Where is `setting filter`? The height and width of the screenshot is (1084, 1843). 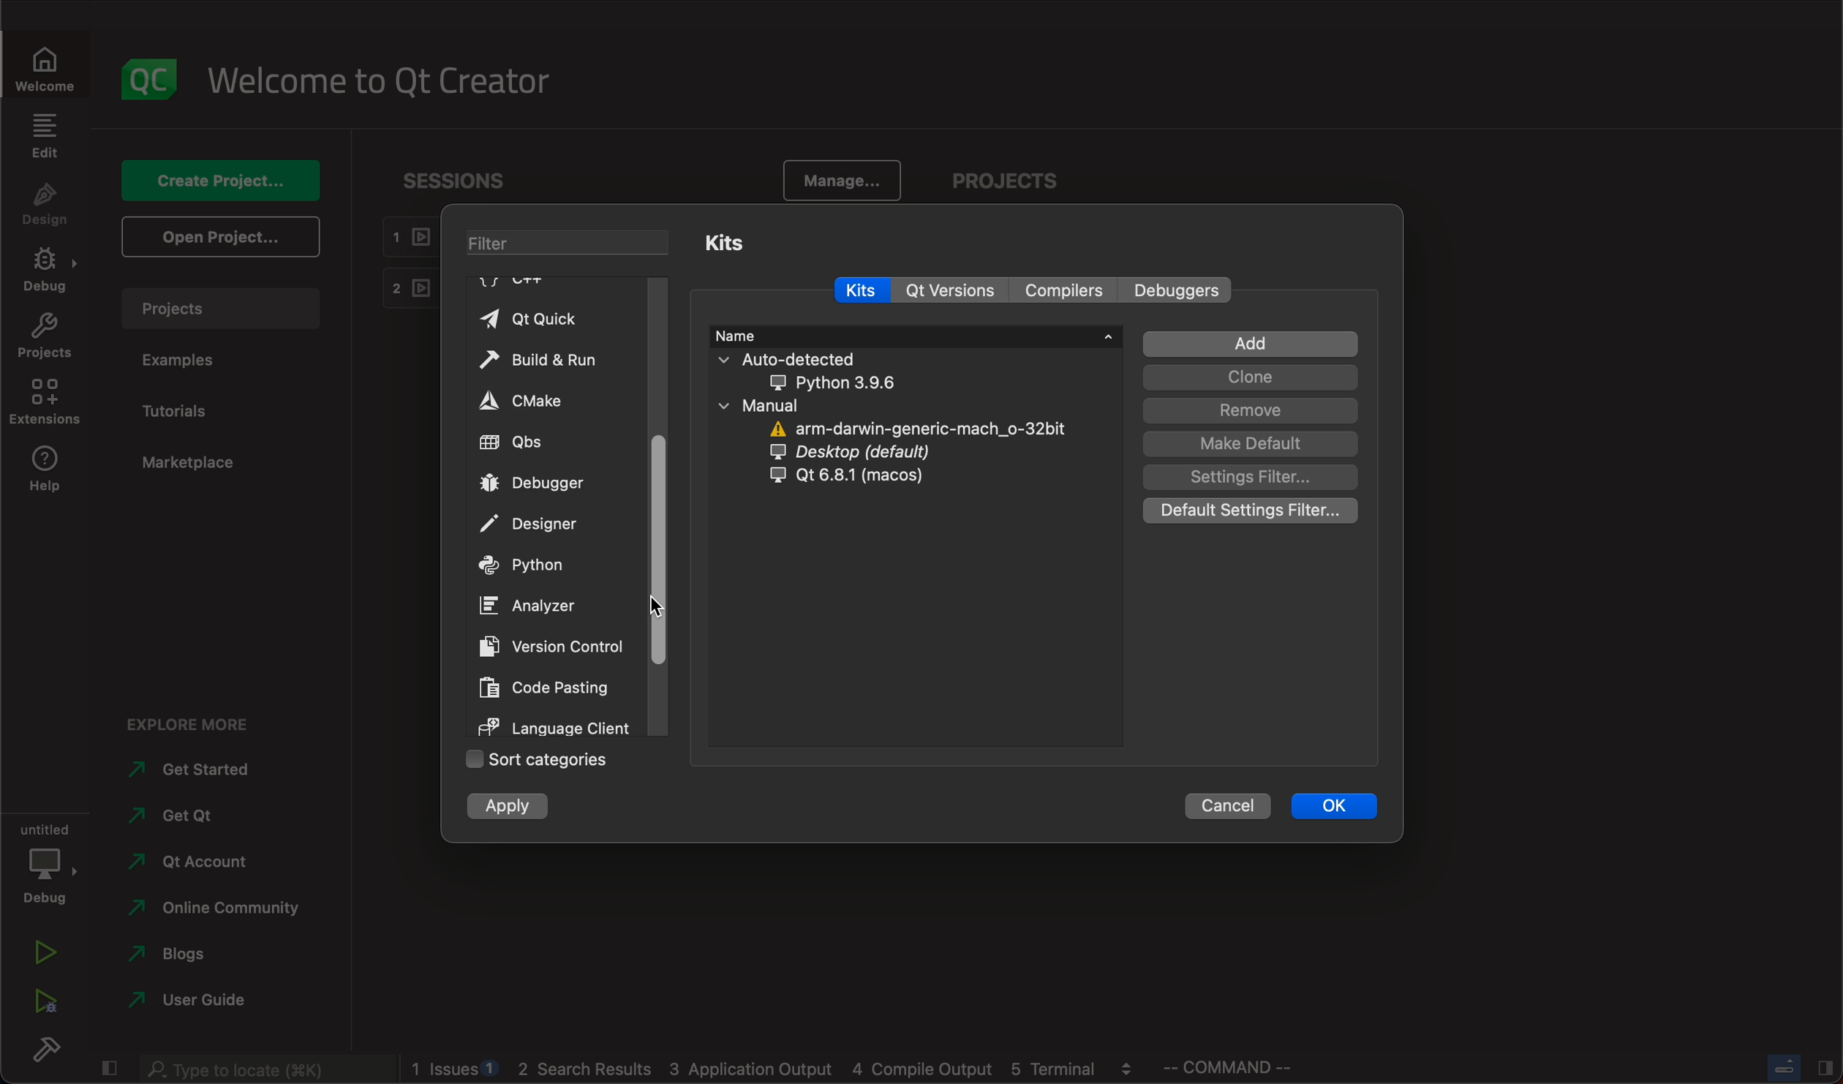
setting filter is located at coordinates (1255, 478).